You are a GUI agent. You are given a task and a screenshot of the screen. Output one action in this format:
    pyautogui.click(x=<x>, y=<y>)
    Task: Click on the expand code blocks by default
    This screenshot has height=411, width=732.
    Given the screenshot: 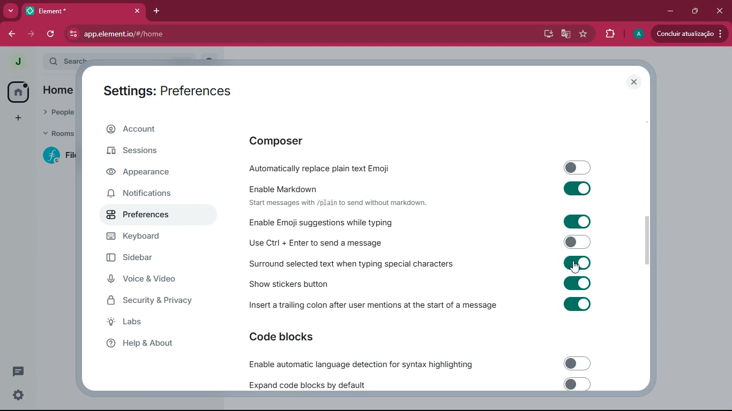 What is the action you would take?
    pyautogui.click(x=416, y=384)
    